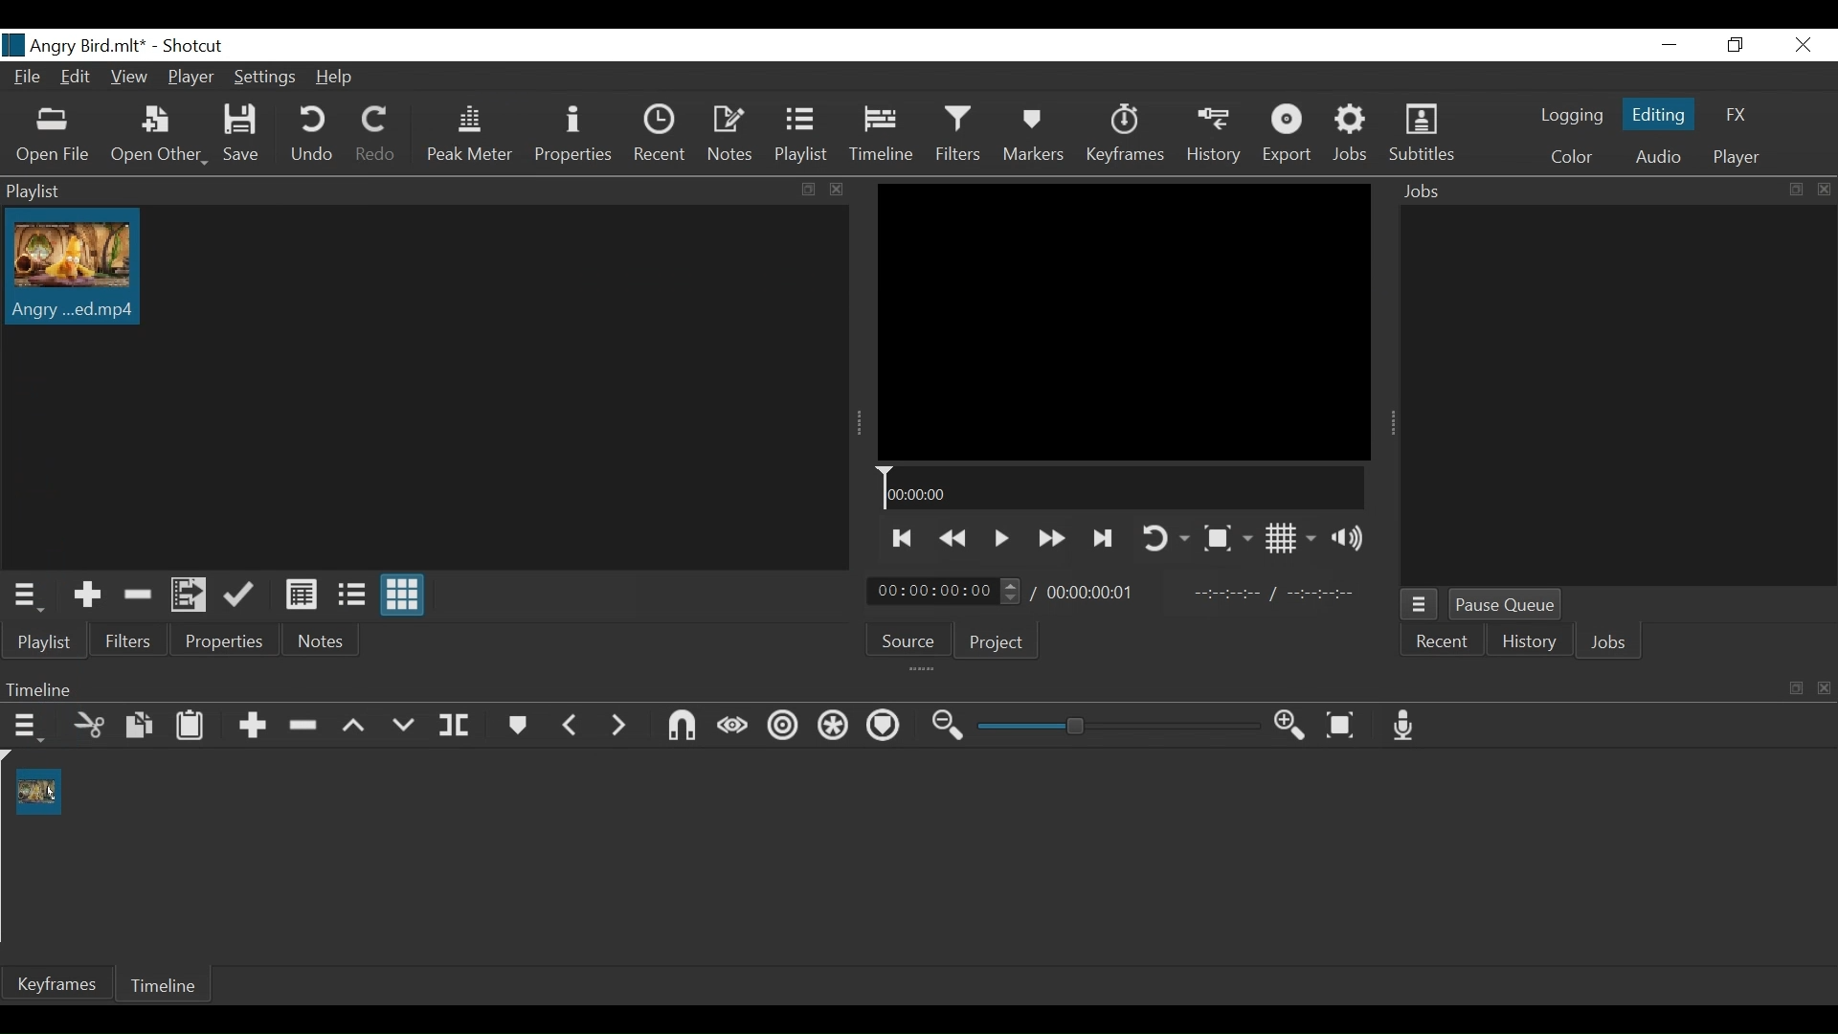 This screenshot has width=1838, height=1034. I want to click on View as details, so click(301, 595).